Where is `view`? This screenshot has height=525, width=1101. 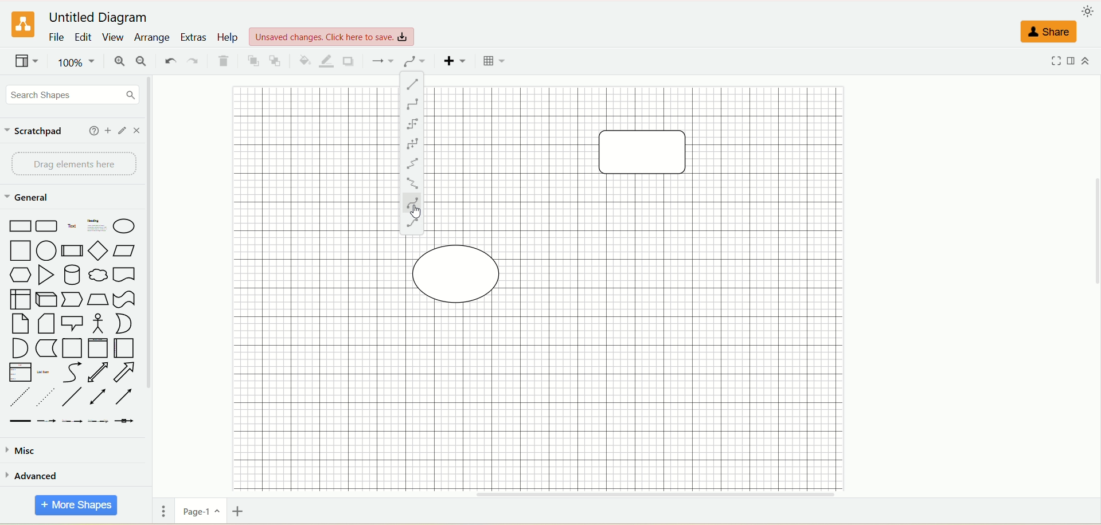 view is located at coordinates (27, 62).